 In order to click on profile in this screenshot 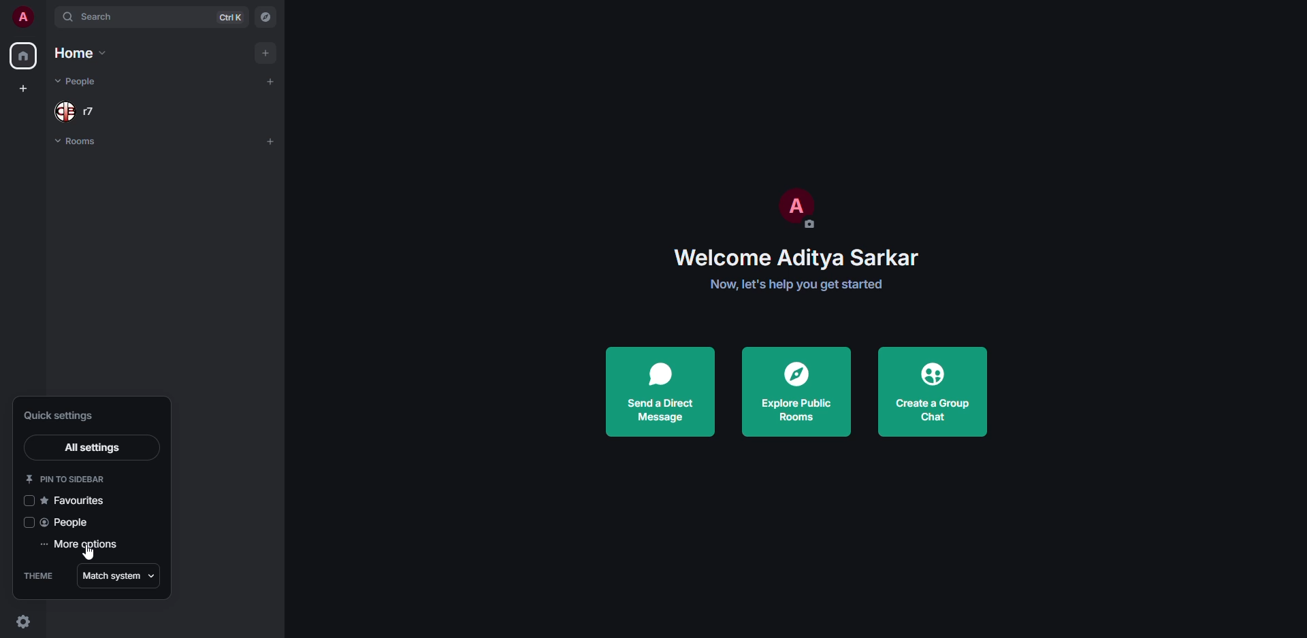, I will do `click(23, 16)`.